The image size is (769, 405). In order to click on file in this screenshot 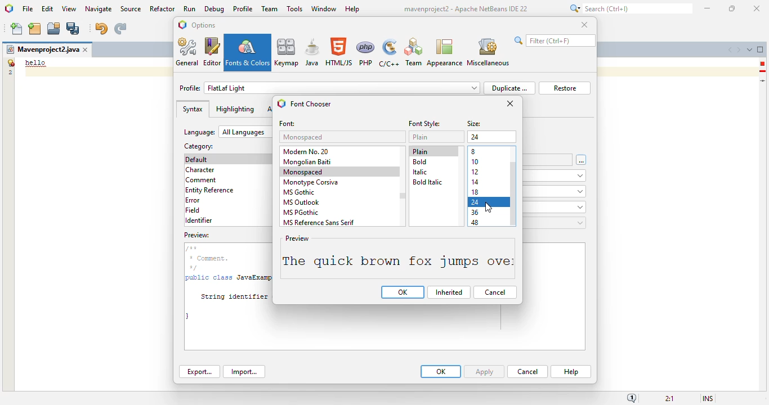, I will do `click(28, 10)`.